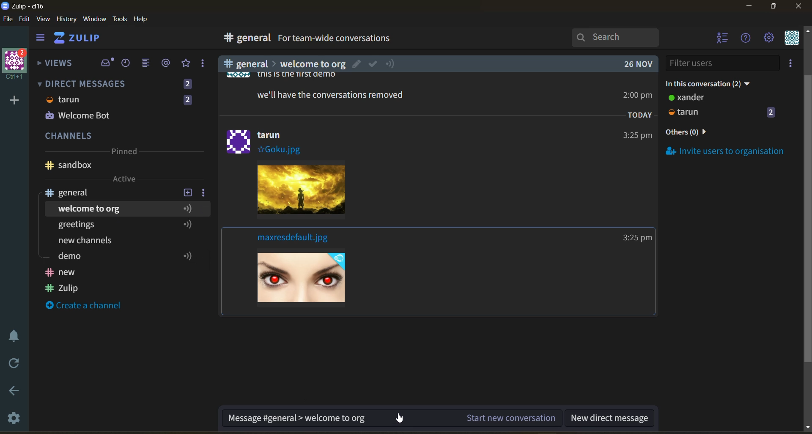 The width and height of the screenshot is (812, 434). Describe the element at coordinates (723, 39) in the screenshot. I see `hide user list` at that location.